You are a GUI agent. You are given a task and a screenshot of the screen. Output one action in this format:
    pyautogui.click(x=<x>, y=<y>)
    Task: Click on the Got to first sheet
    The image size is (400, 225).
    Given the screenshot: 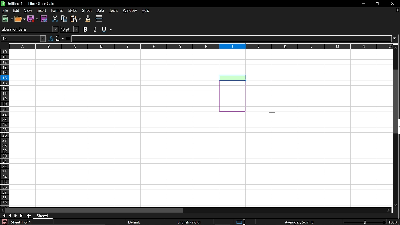 What is the action you would take?
    pyautogui.click(x=4, y=216)
    